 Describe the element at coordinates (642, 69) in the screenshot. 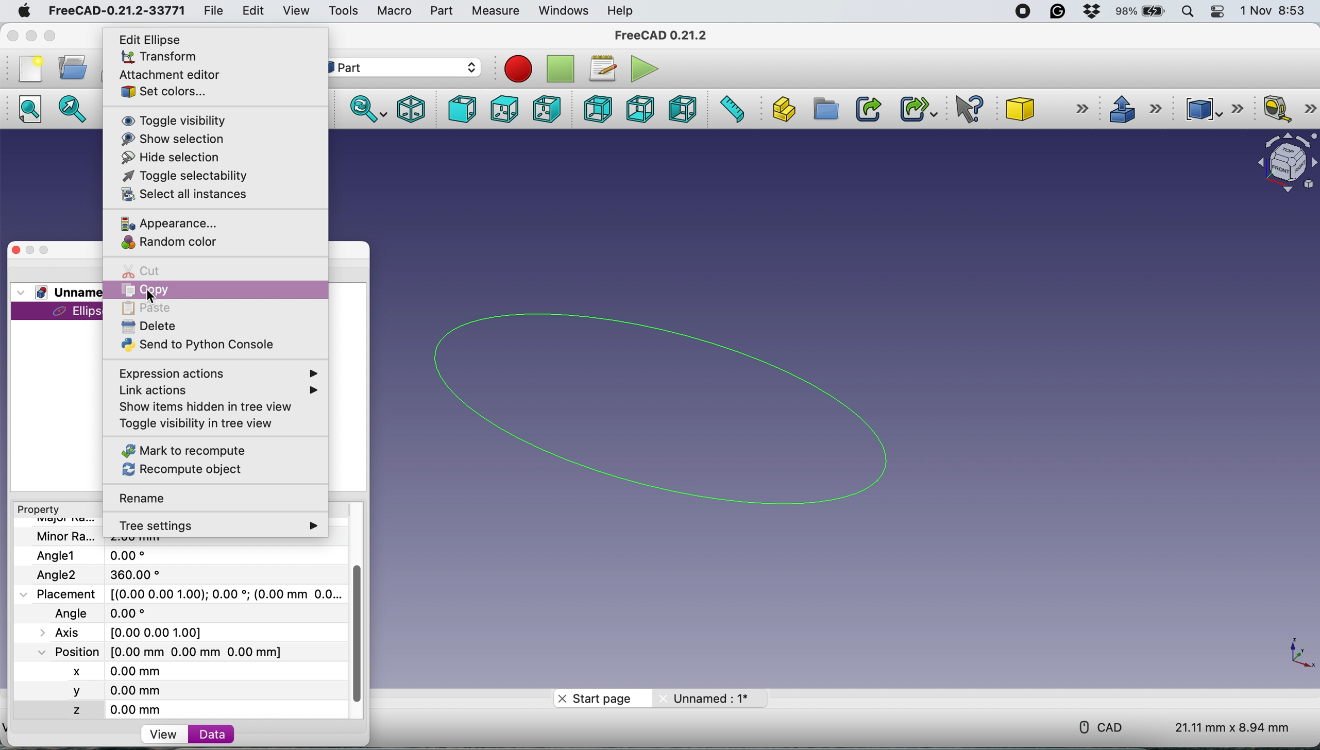

I see `execute macros` at that location.